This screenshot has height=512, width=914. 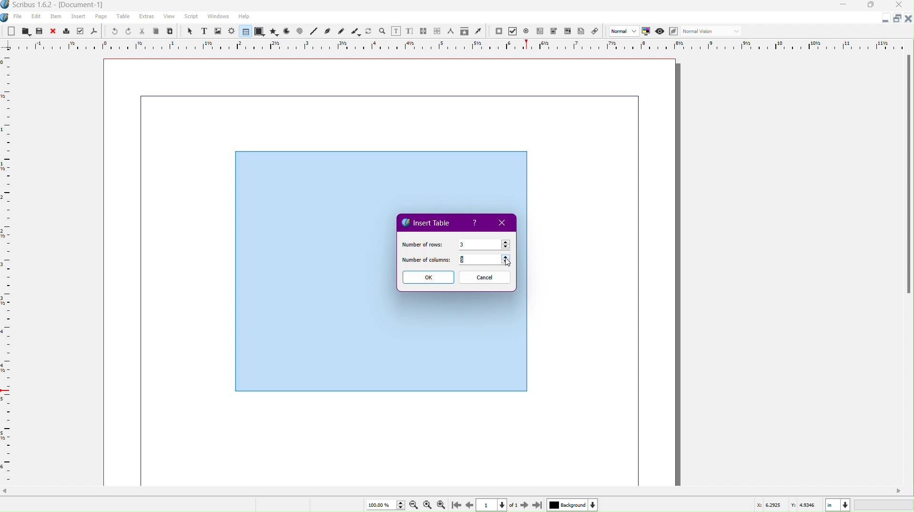 What do you see at coordinates (157, 31) in the screenshot?
I see `Copy` at bounding box center [157, 31].